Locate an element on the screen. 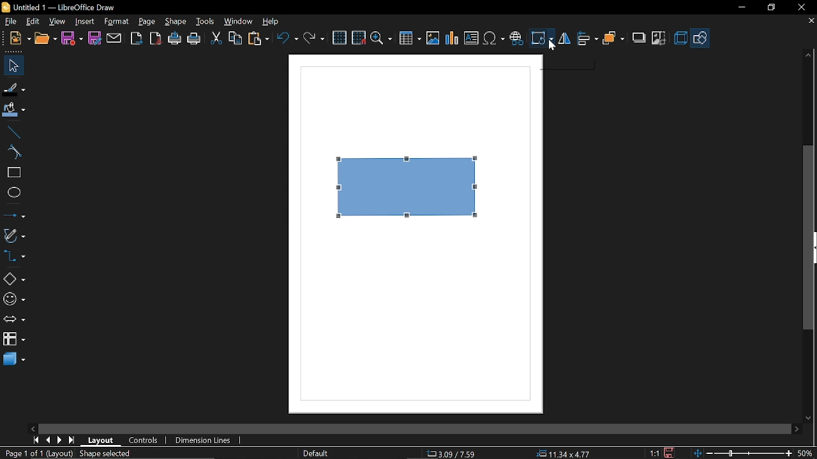 The image size is (817, 459). Grid is located at coordinates (340, 38).